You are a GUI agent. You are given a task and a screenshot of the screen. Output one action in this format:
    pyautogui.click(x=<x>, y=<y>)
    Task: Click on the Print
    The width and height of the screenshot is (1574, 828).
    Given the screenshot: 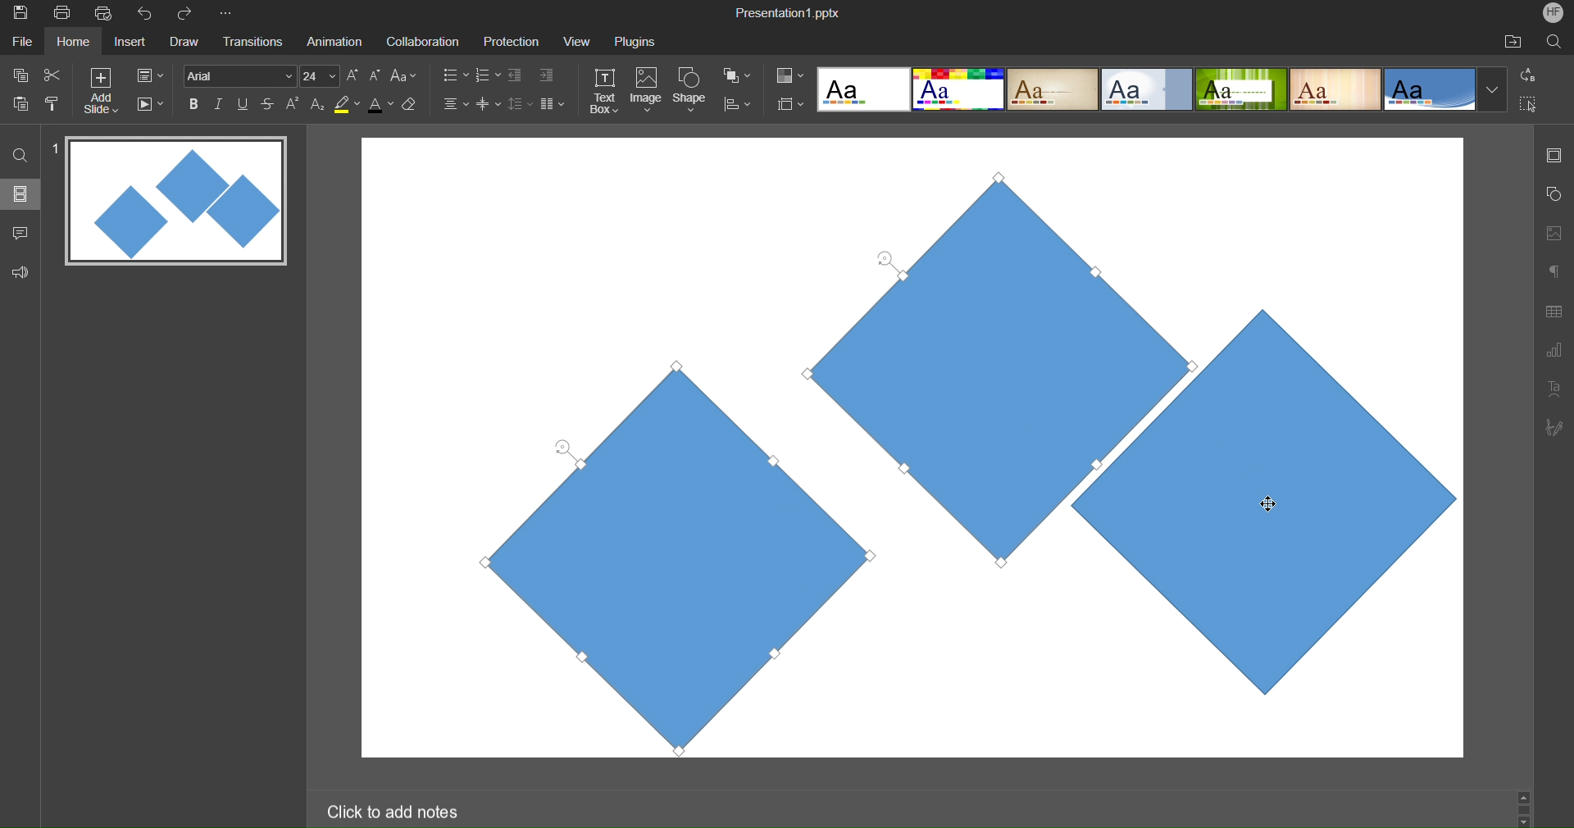 What is the action you would take?
    pyautogui.click(x=61, y=14)
    